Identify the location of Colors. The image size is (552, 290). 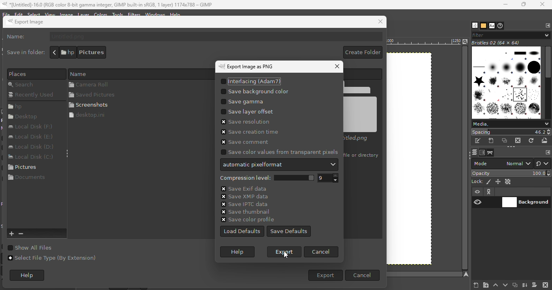
(101, 14).